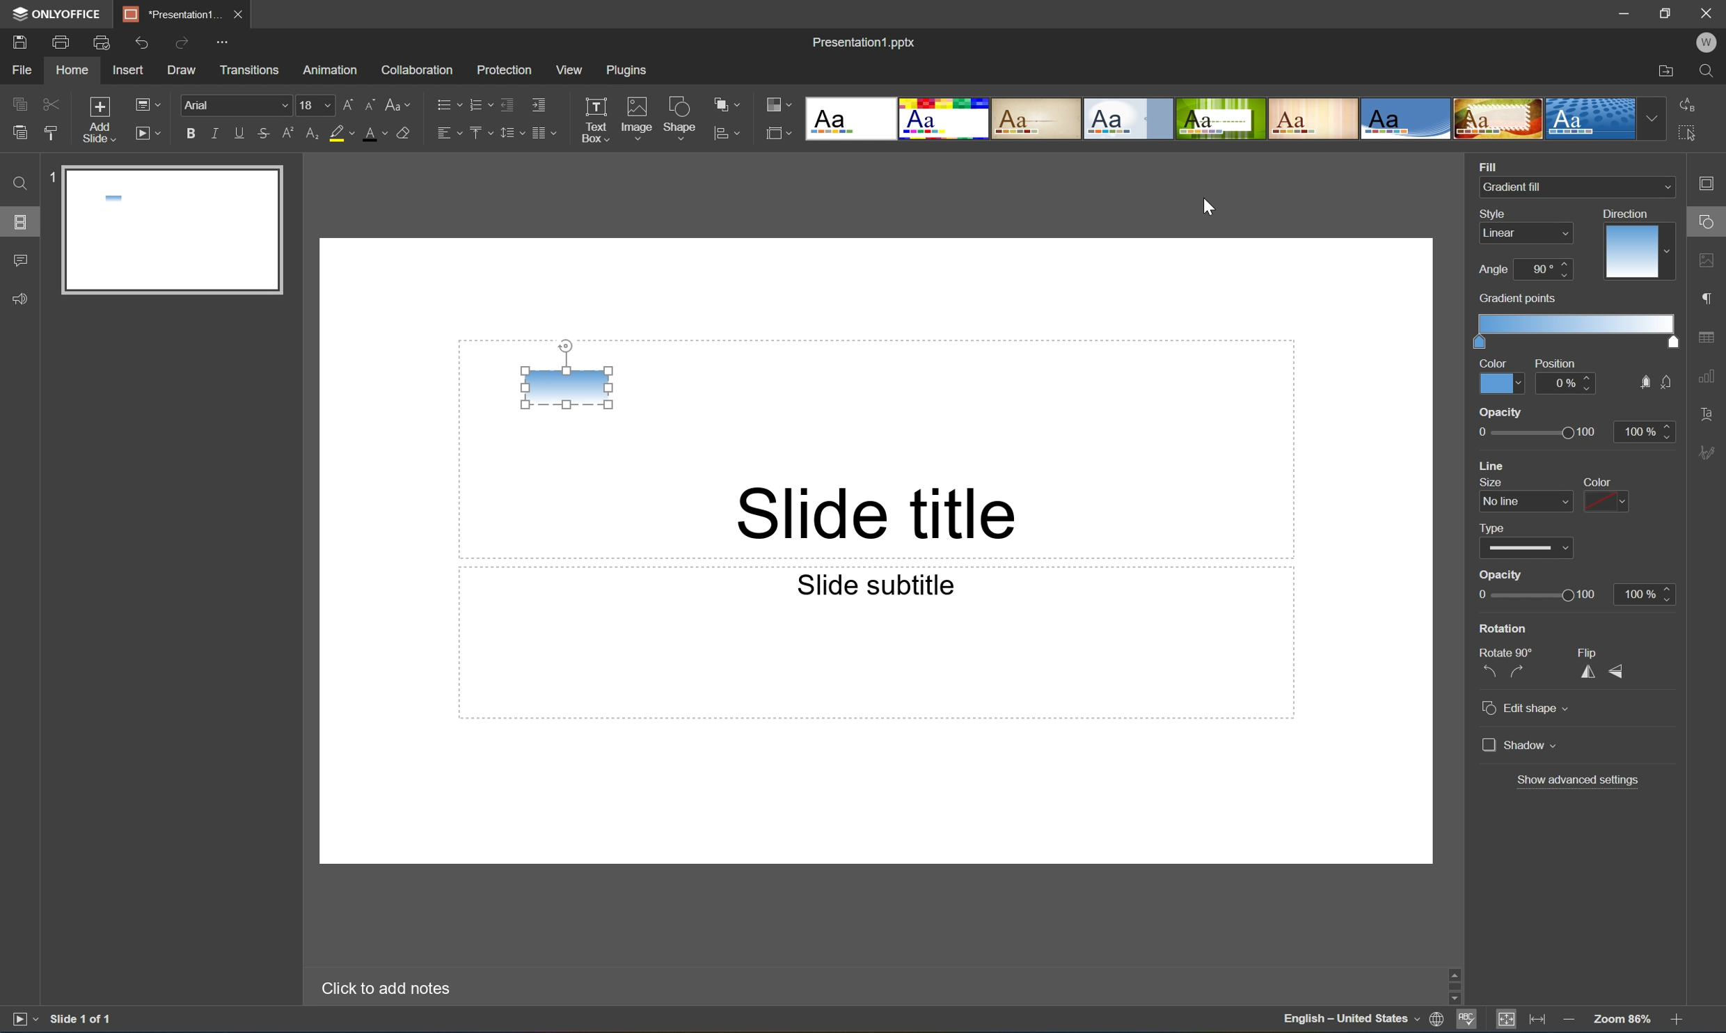  I want to click on Rotate 90° clockwise, so click(1520, 672).